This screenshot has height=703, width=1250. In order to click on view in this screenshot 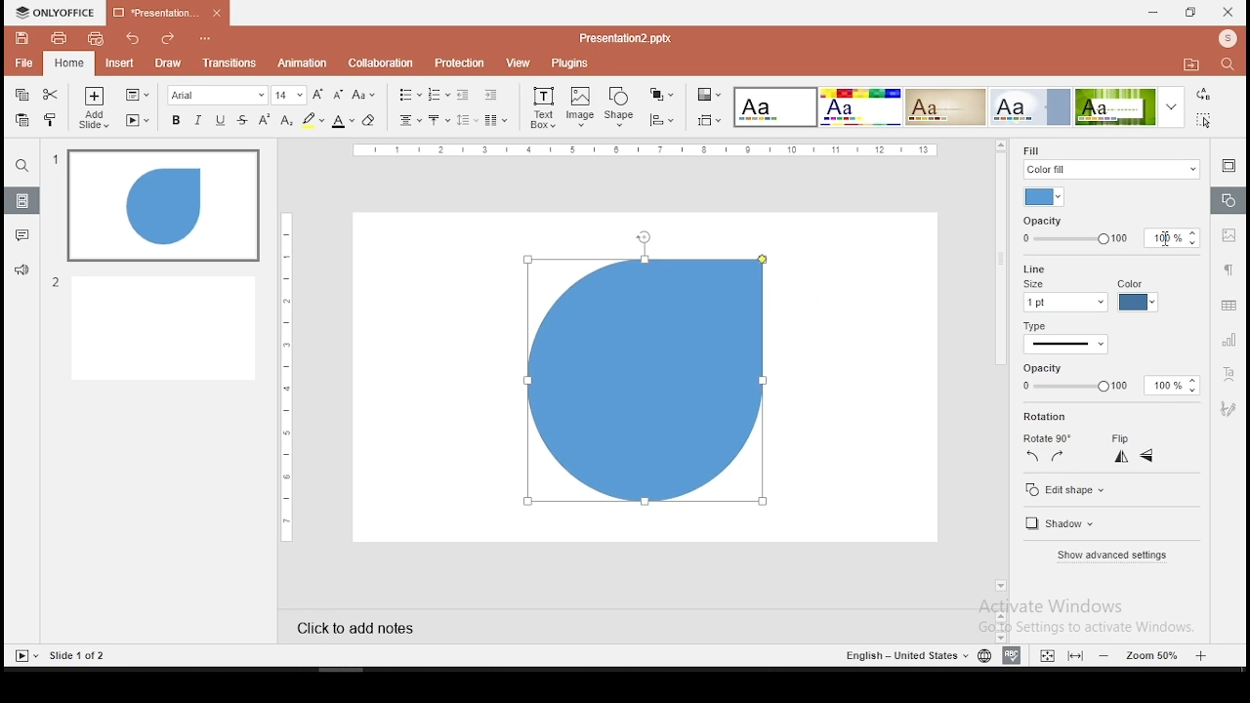, I will do `click(518, 62)`.